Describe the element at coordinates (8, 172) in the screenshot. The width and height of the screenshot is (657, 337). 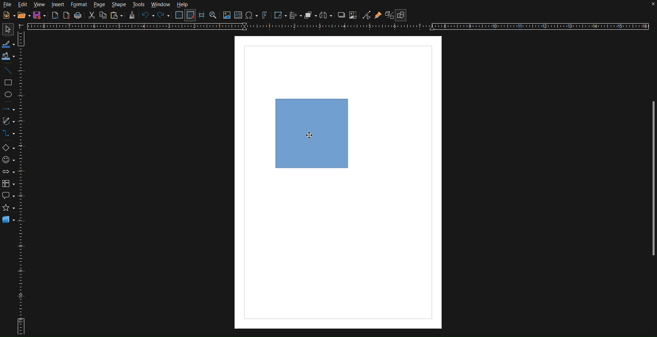
I see `Block Arrows` at that location.